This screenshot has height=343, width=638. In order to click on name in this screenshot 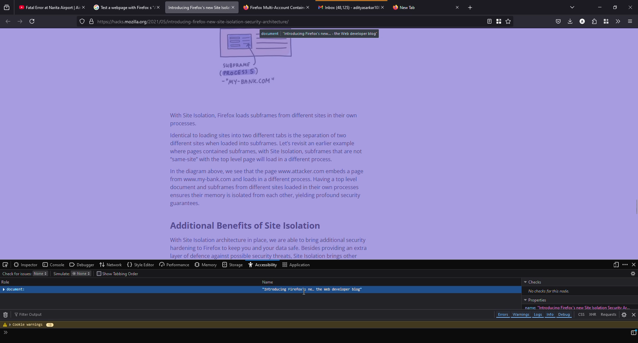, I will do `click(268, 282)`.